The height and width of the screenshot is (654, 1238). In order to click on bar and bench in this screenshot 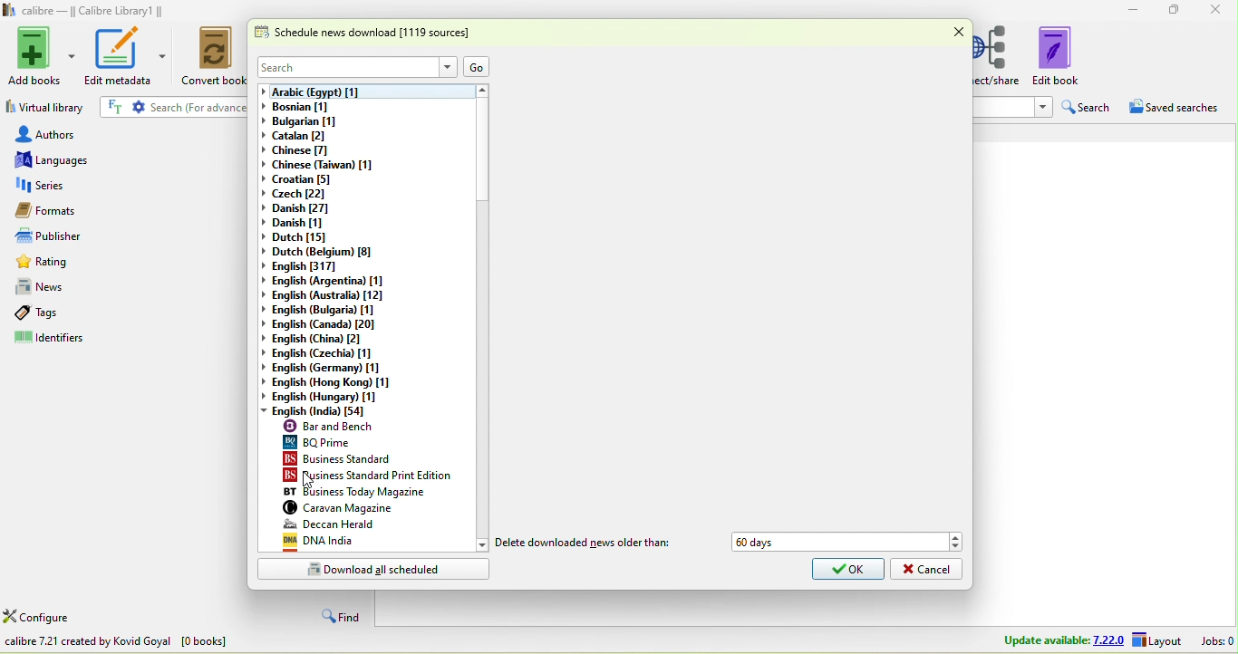, I will do `click(370, 426)`.